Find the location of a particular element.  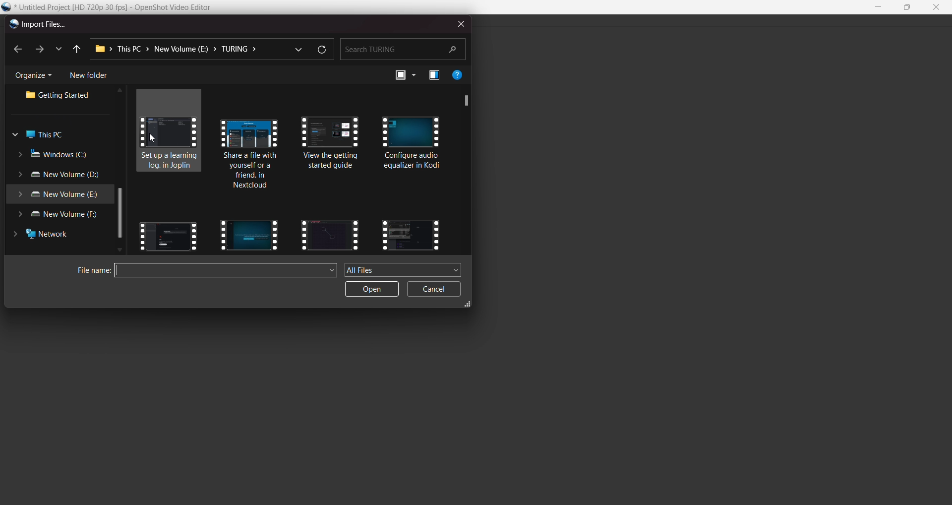

search is located at coordinates (402, 48).